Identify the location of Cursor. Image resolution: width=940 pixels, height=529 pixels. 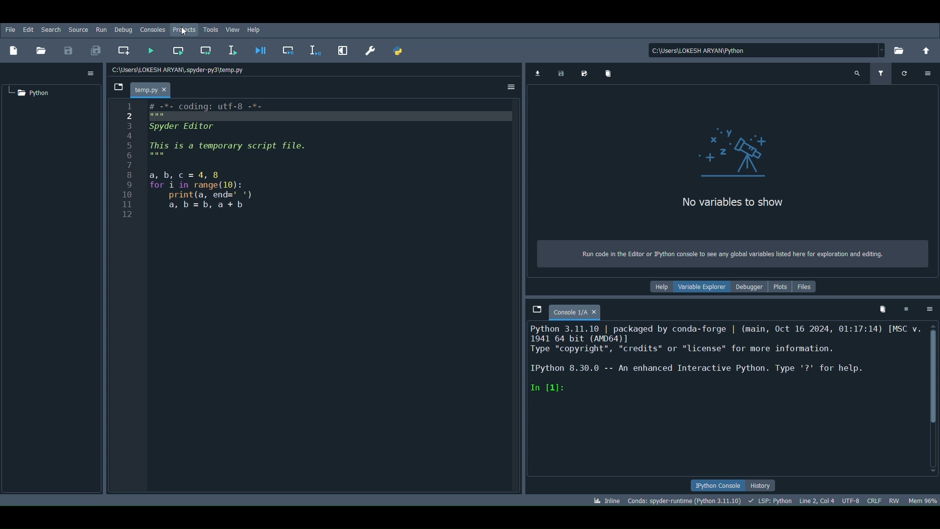
(182, 33).